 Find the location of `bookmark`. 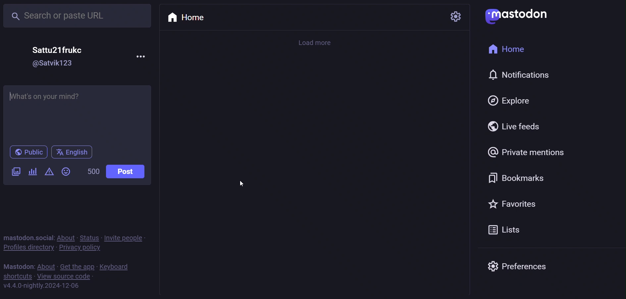

bookmark is located at coordinates (514, 177).